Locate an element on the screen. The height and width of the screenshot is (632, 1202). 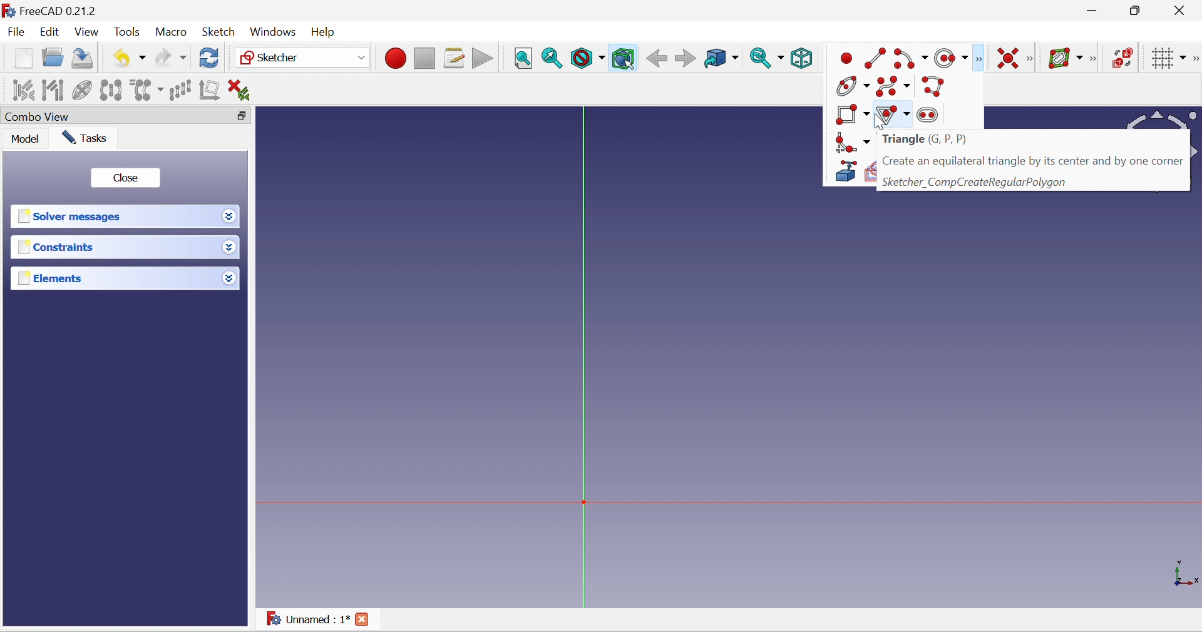
Delete all constraints is located at coordinates (239, 91).